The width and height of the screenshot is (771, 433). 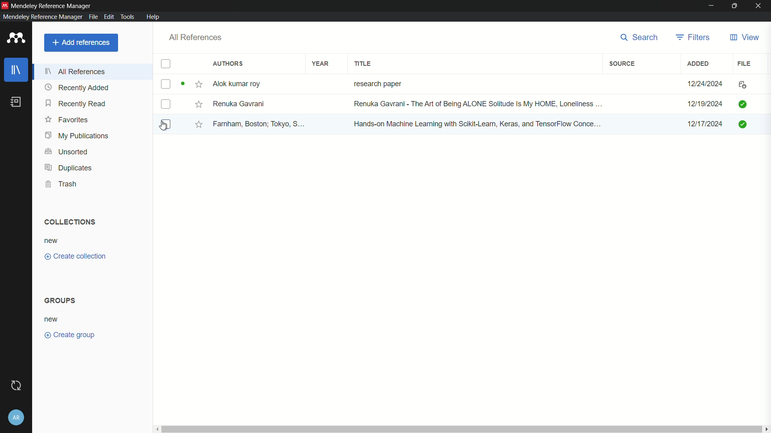 I want to click on checkbox, so click(x=165, y=124).